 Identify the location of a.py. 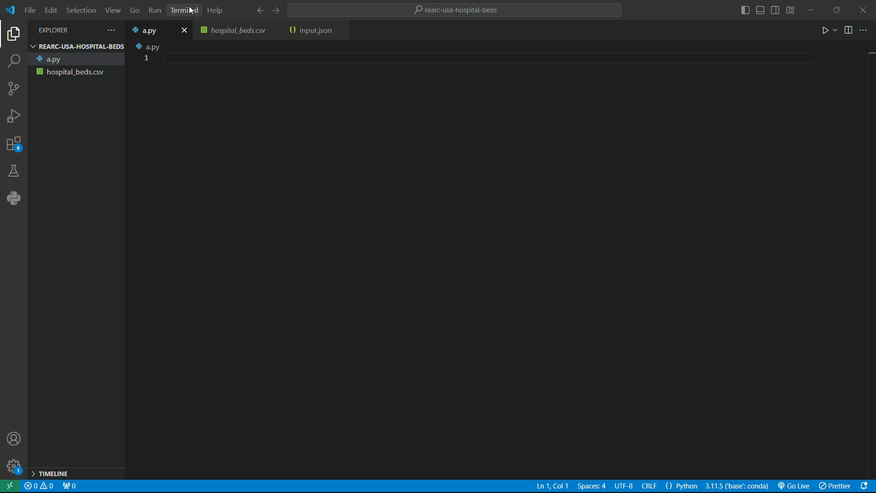
(77, 58).